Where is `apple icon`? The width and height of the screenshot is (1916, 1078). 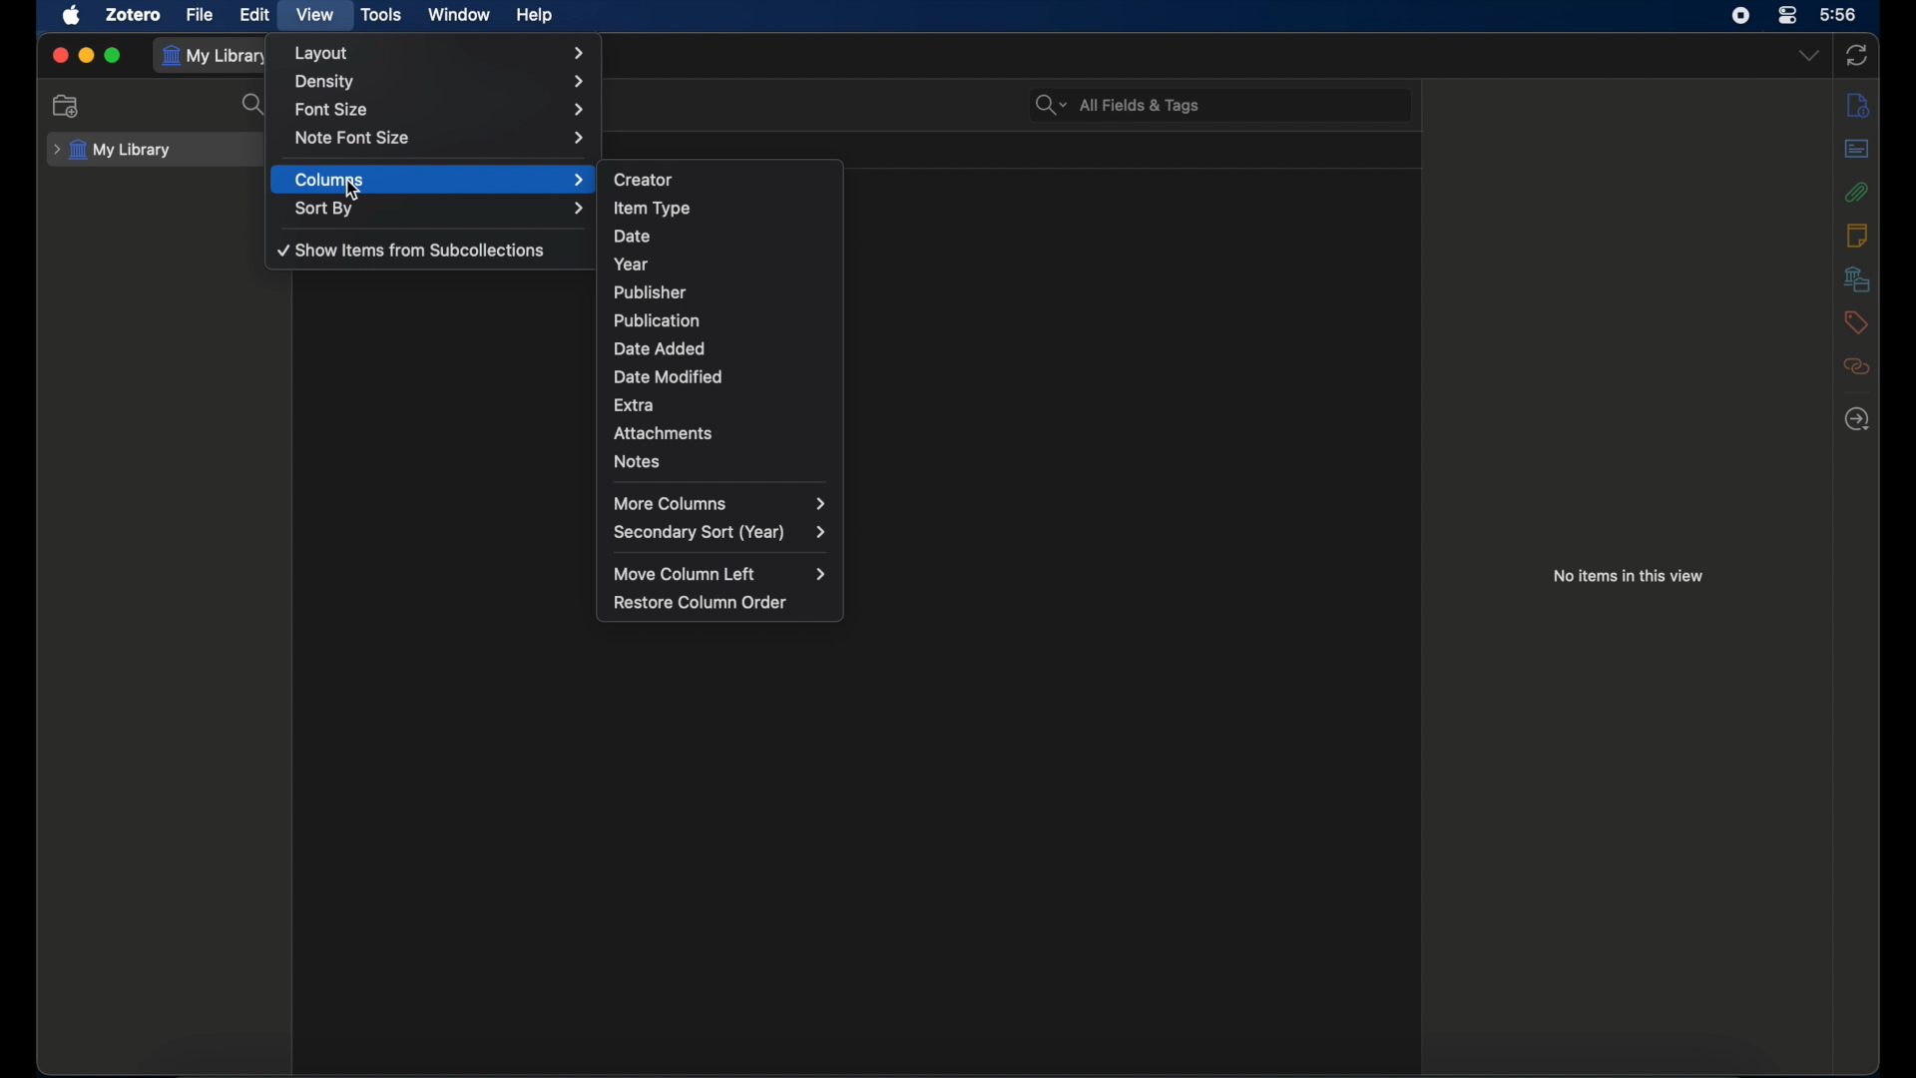 apple icon is located at coordinates (71, 15).